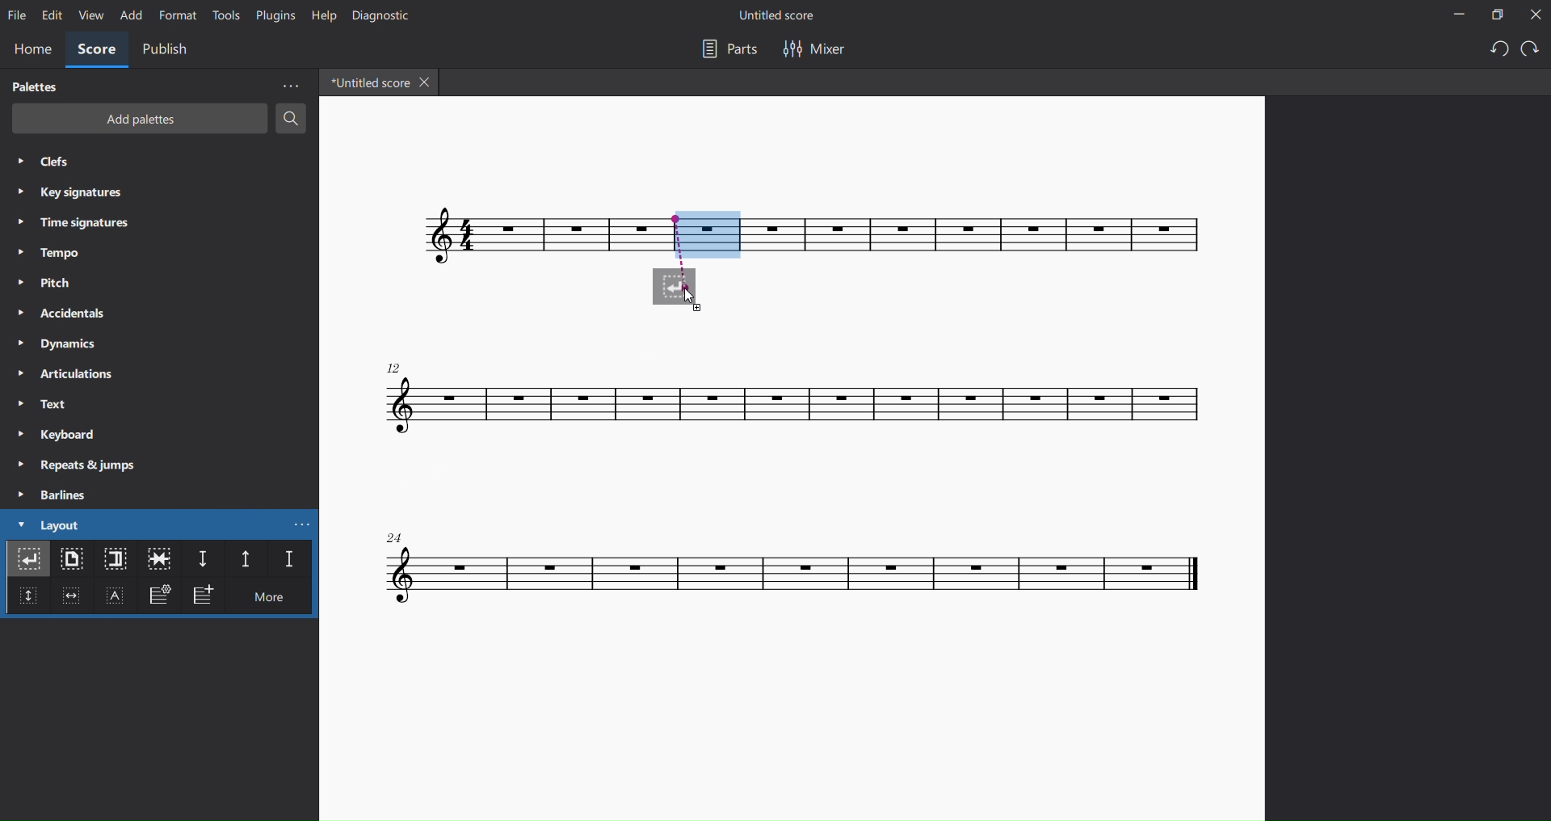  I want to click on repeats and jumps, so click(84, 465).